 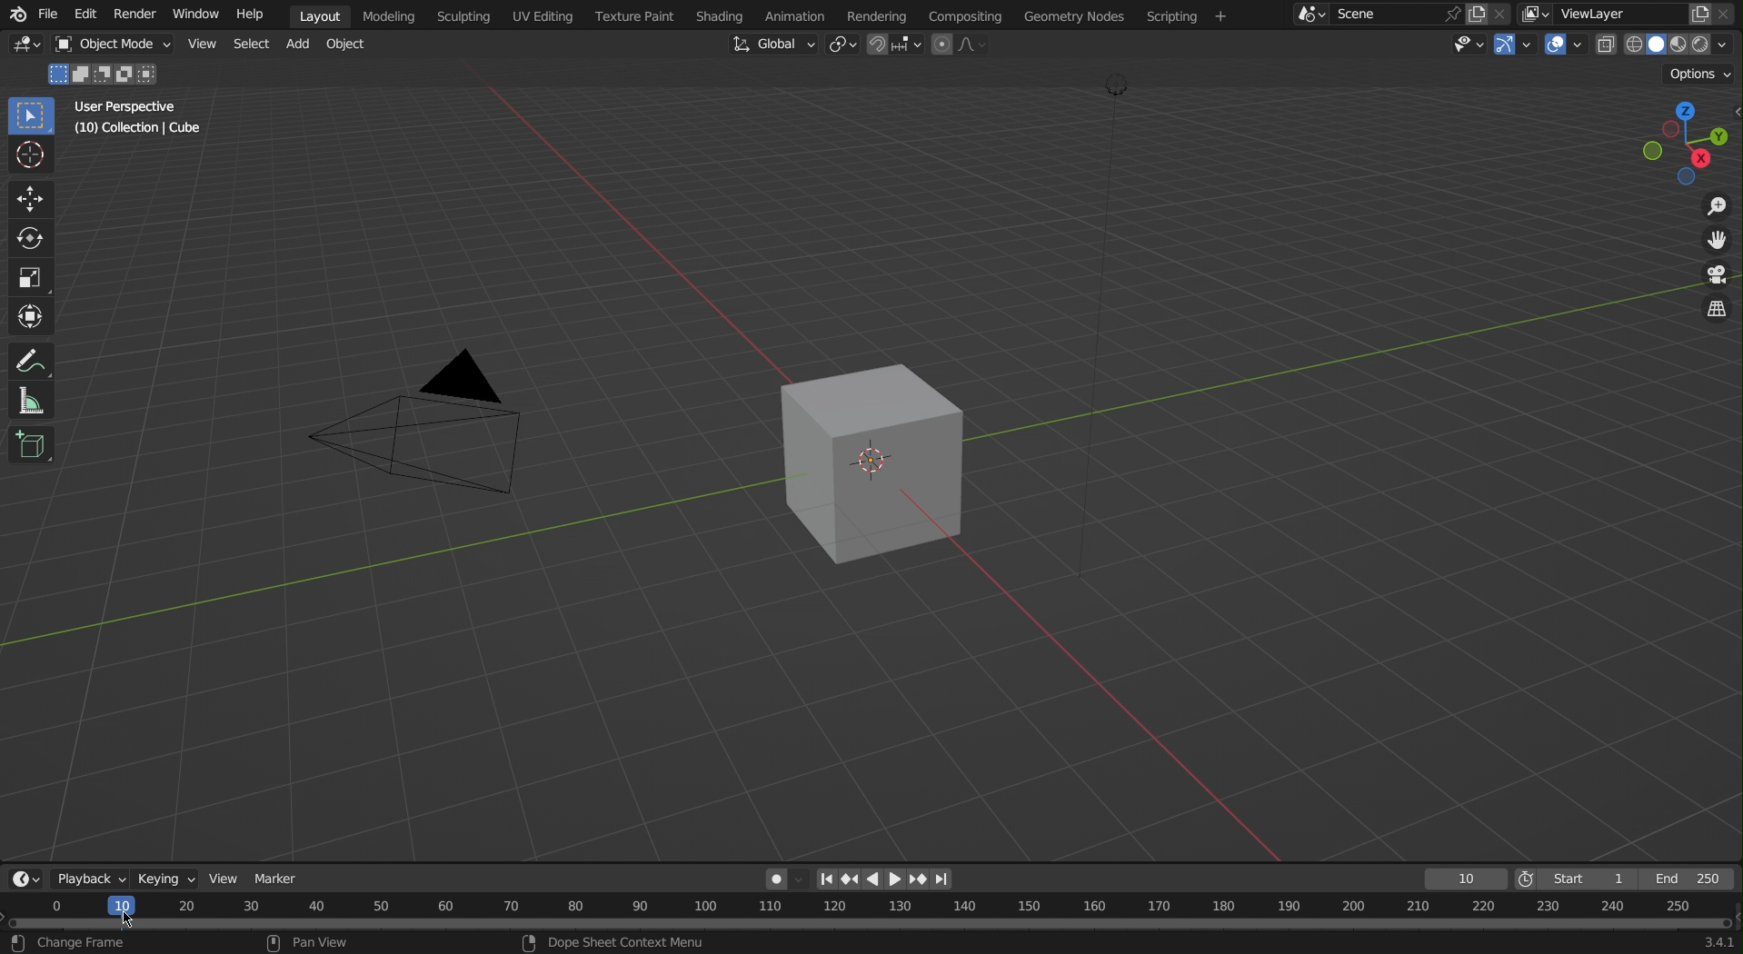 What do you see at coordinates (896, 879) in the screenshot?
I see `Right` at bounding box center [896, 879].